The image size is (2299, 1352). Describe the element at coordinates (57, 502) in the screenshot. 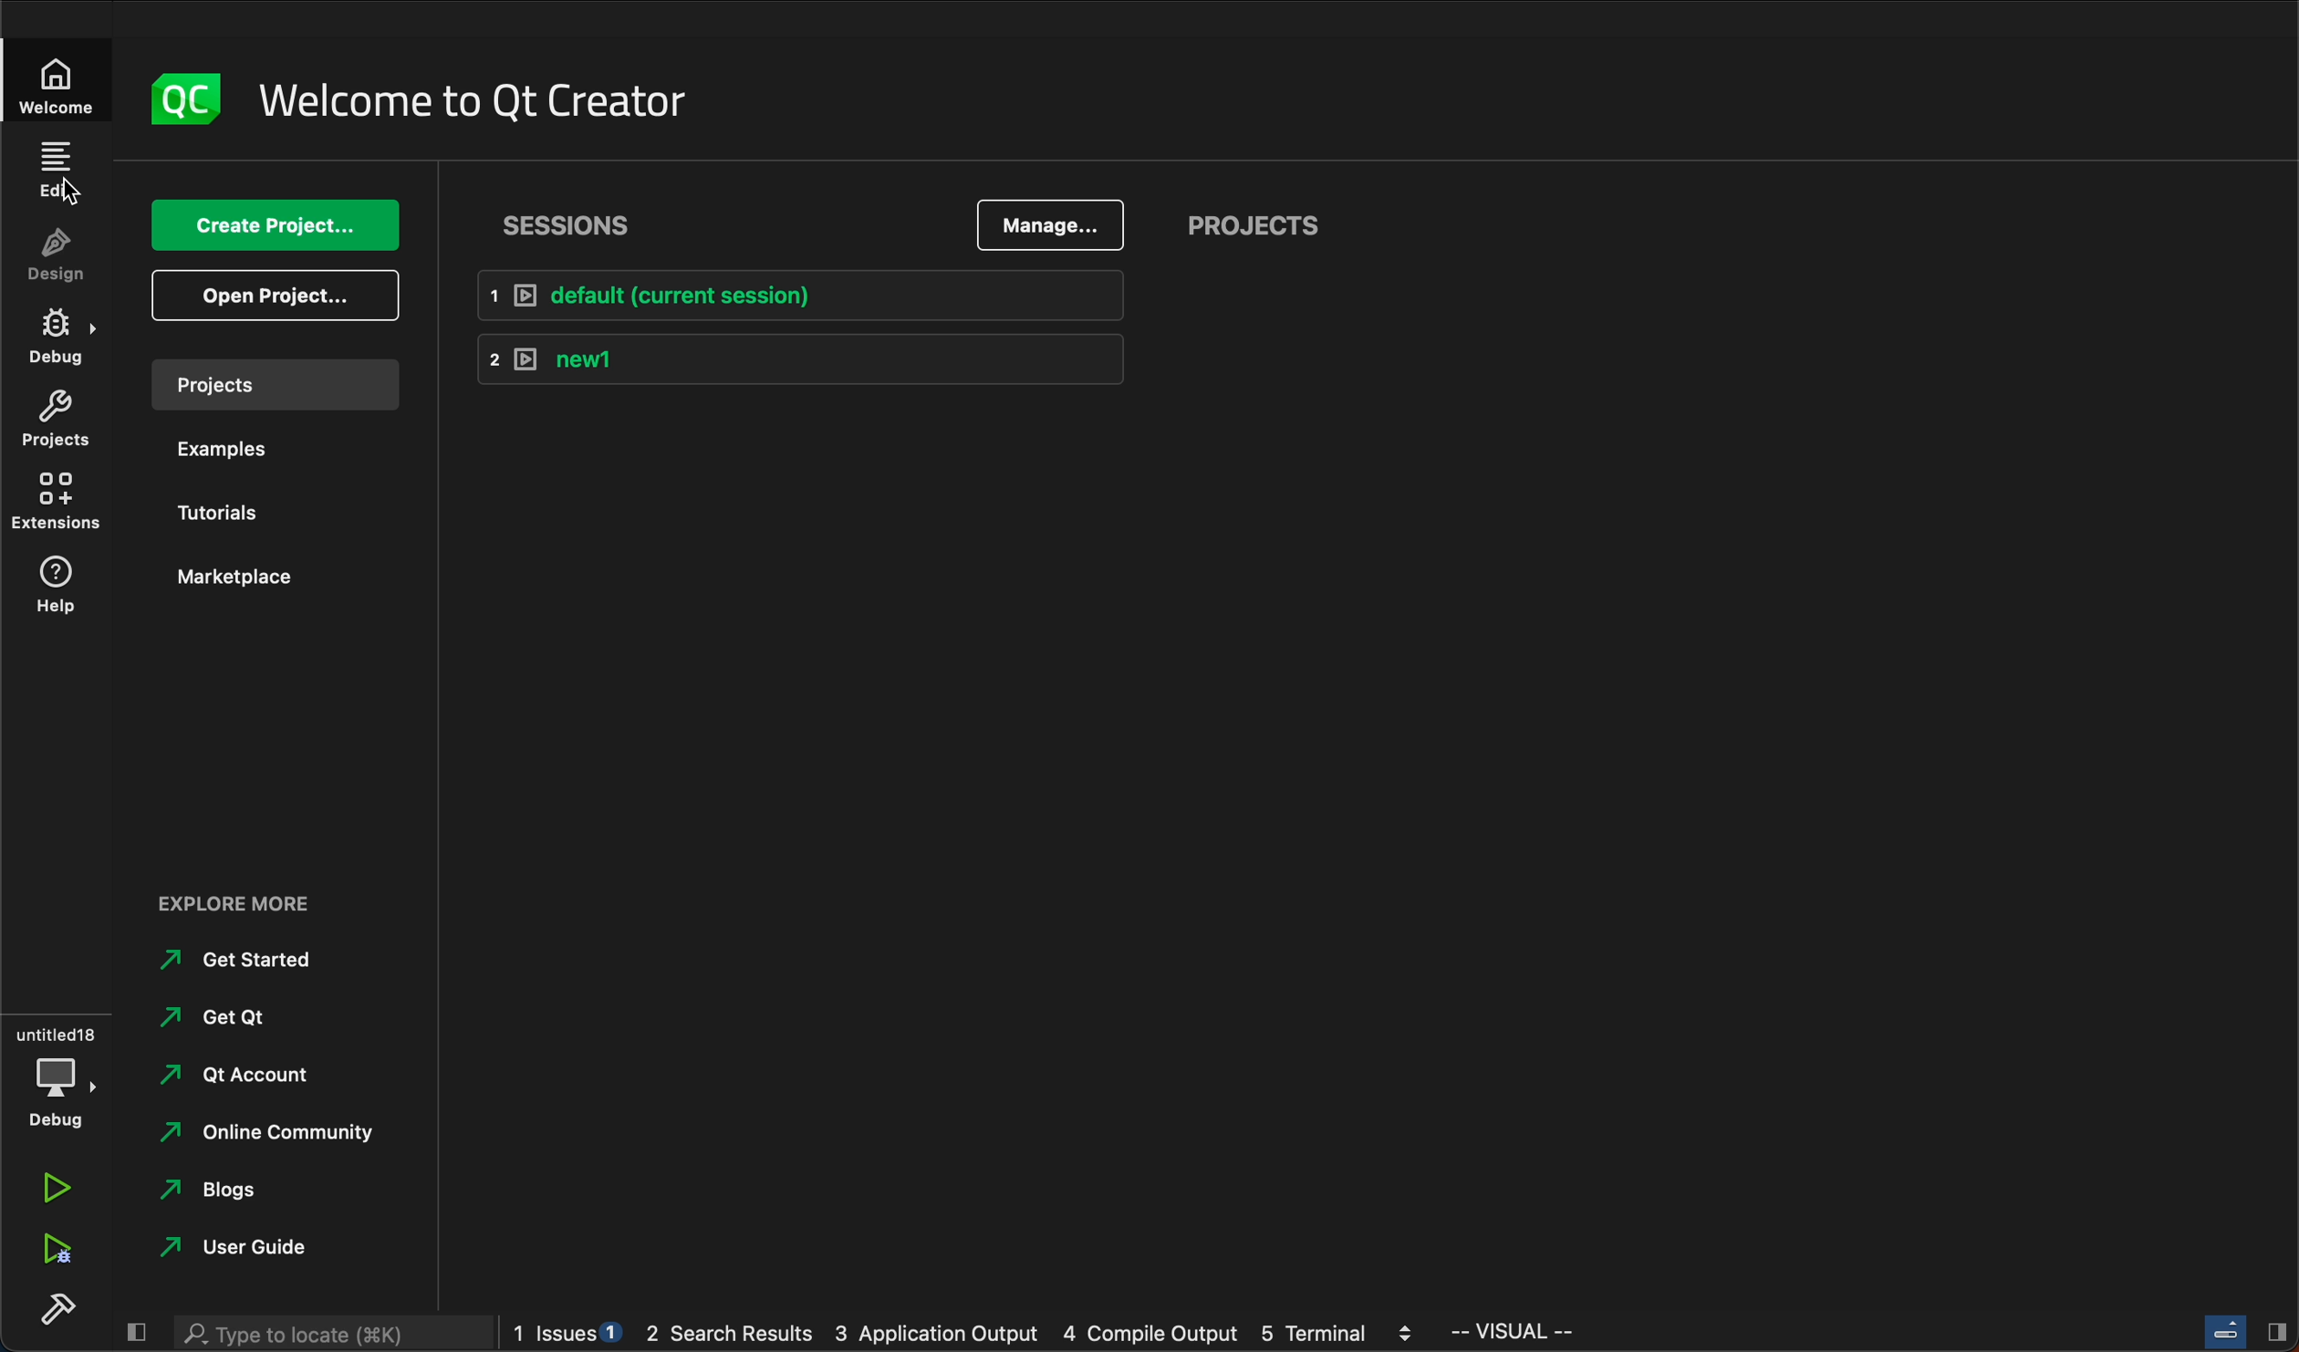

I see `extensions` at that location.